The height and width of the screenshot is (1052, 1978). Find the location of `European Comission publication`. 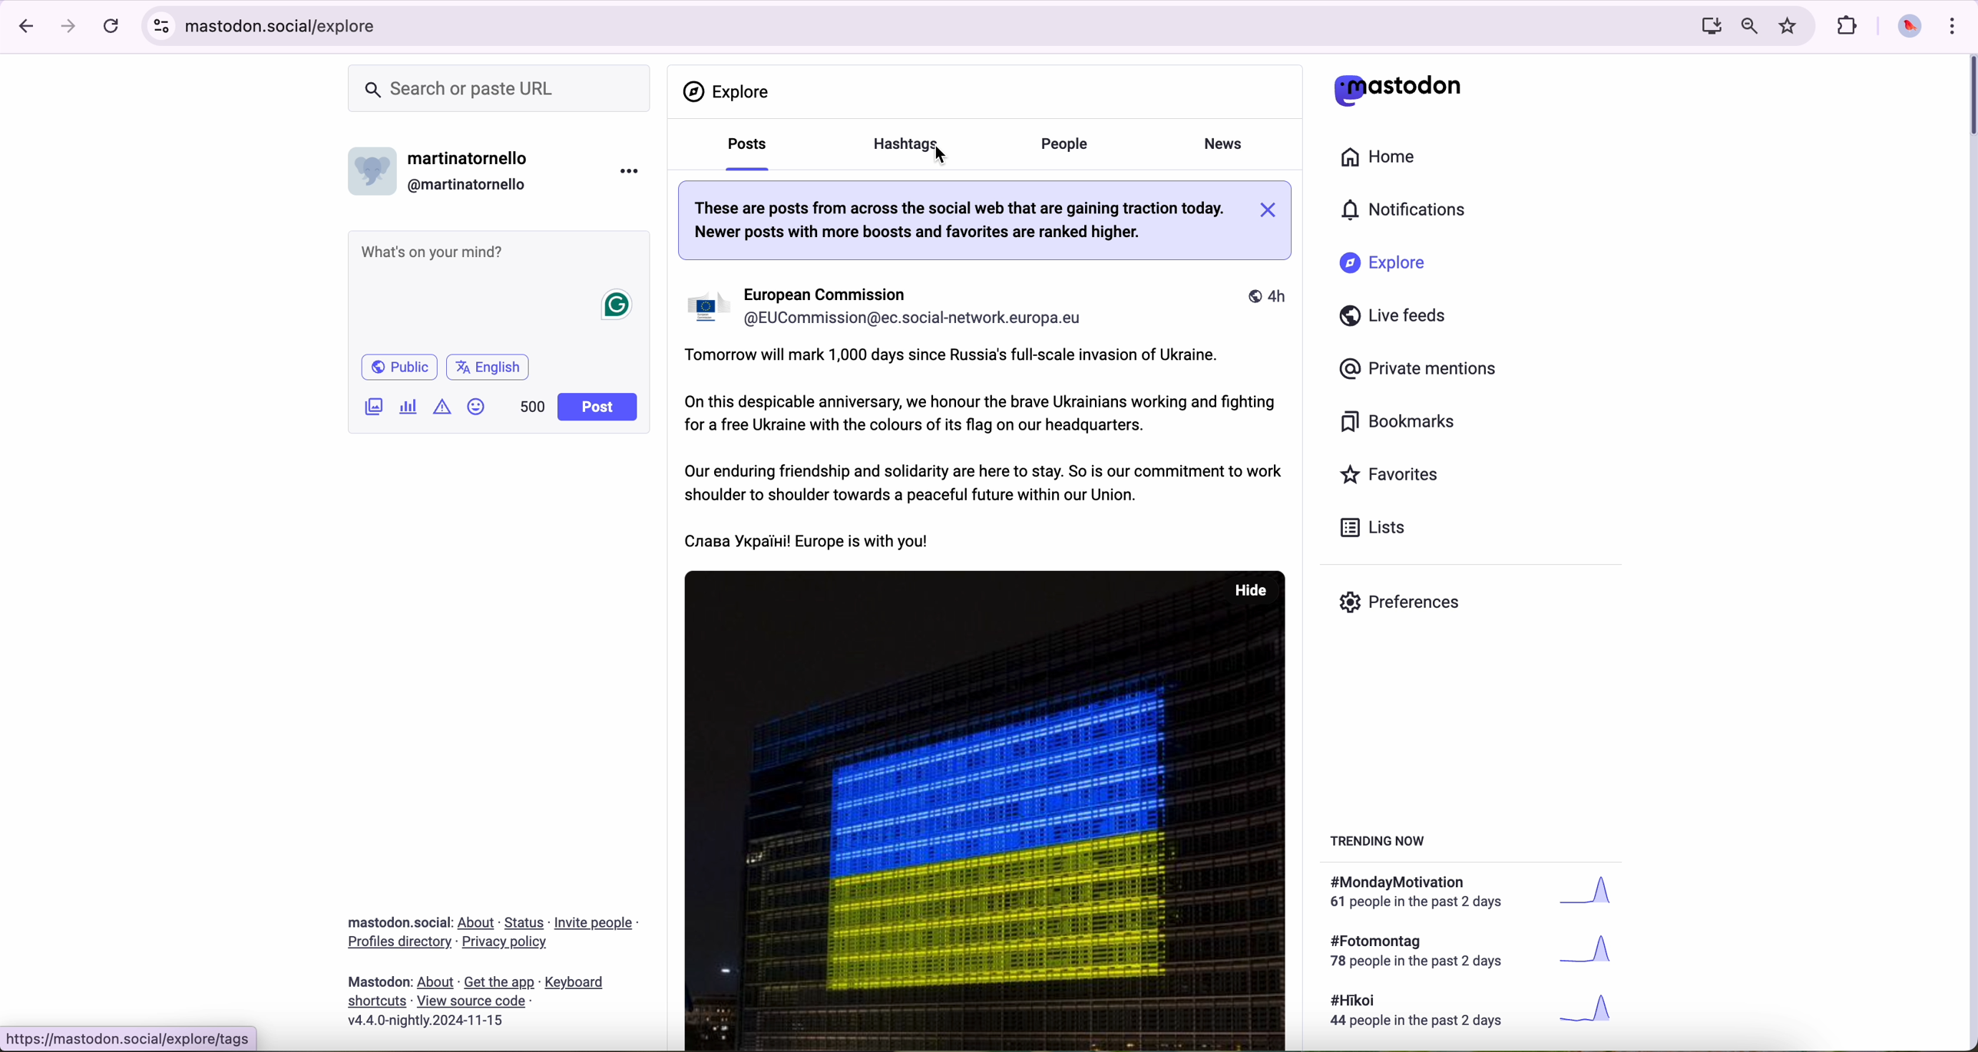

European Comission publication is located at coordinates (987, 451).